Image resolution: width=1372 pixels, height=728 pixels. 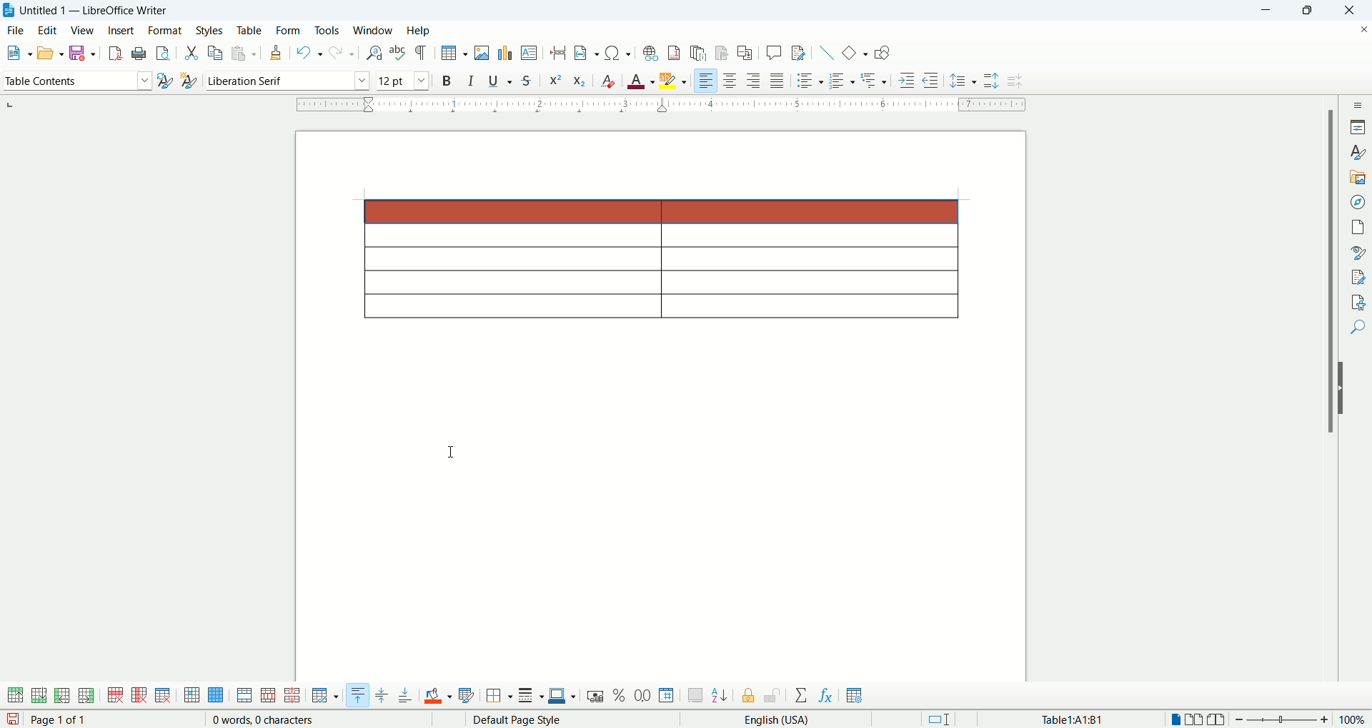 I want to click on currency format, so click(x=598, y=695).